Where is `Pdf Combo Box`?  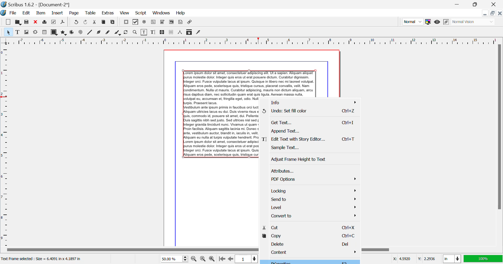
Pdf Combo Box is located at coordinates (162, 22).